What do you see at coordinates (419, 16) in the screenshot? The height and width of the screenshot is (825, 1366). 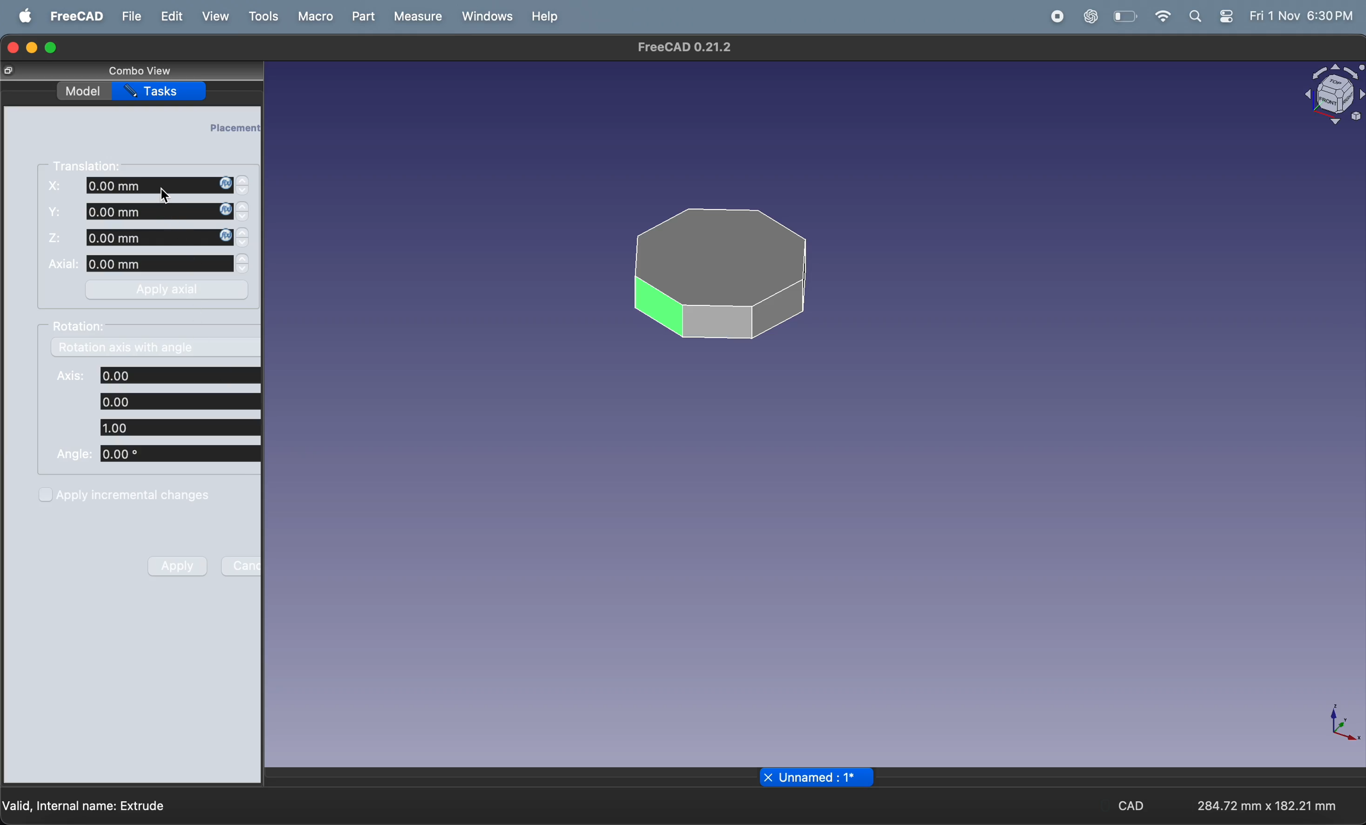 I see `measure` at bounding box center [419, 16].